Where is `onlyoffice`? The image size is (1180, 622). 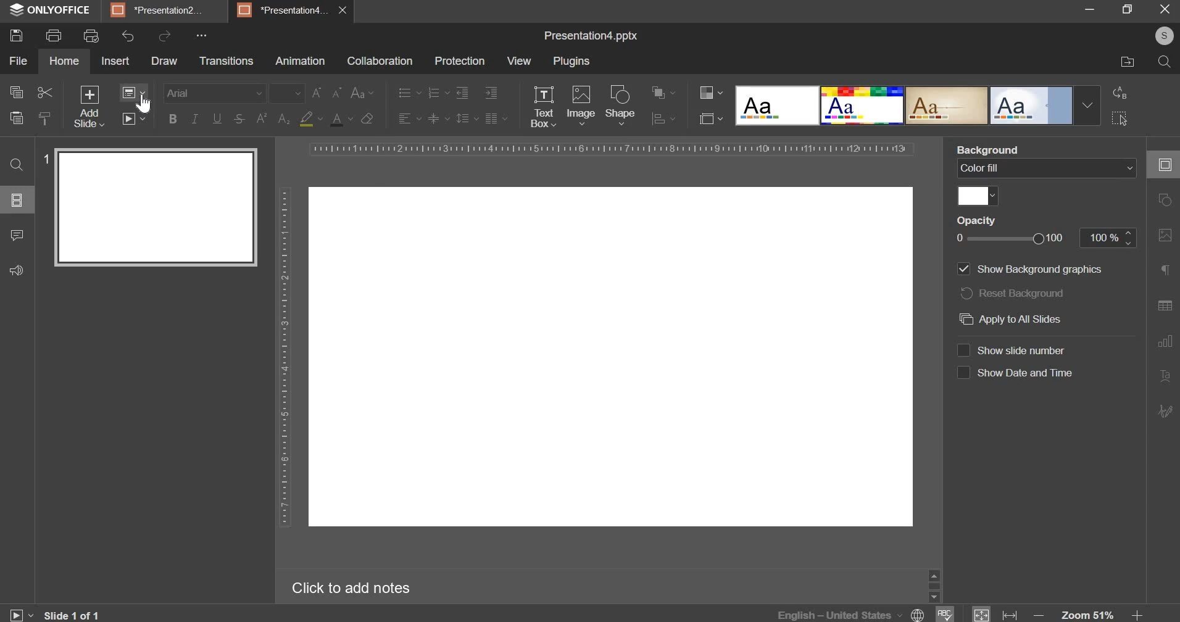
onlyoffice is located at coordinates (51, 10).